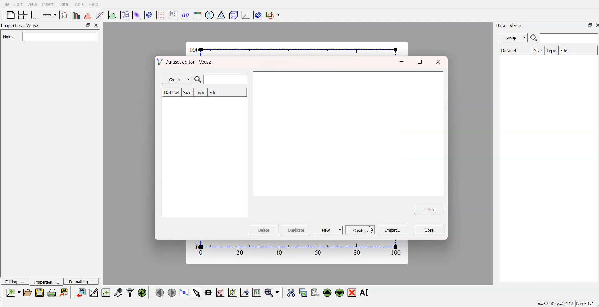 The width and height of the screenshot is (599, 307). I want to click on select items from the graph, so click(197, 292).